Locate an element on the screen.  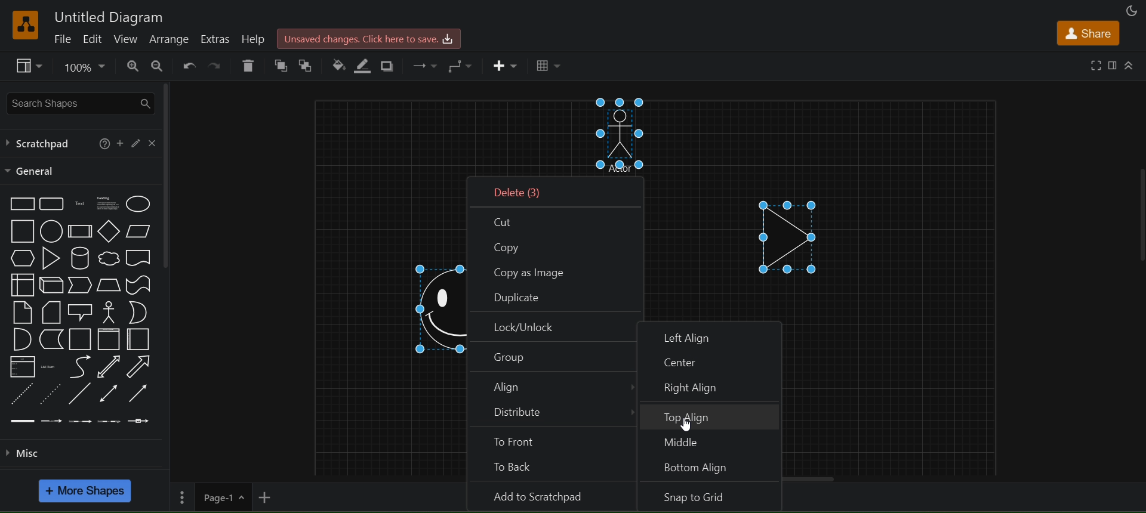
text is located at coordinates (78, 205).